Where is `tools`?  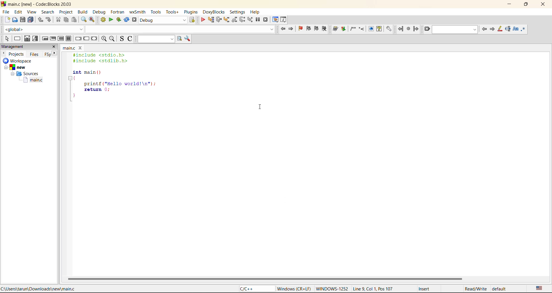 tools is located at coordinates (156, 12).